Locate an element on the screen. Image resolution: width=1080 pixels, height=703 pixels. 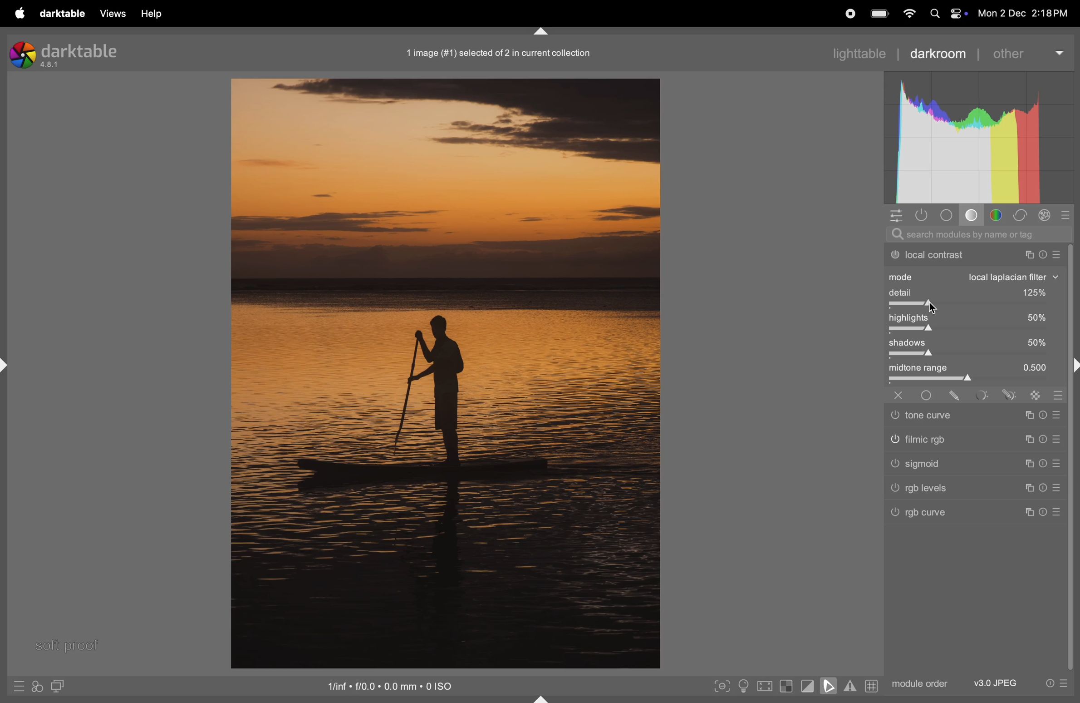
 is located at coordinates (936, 464).